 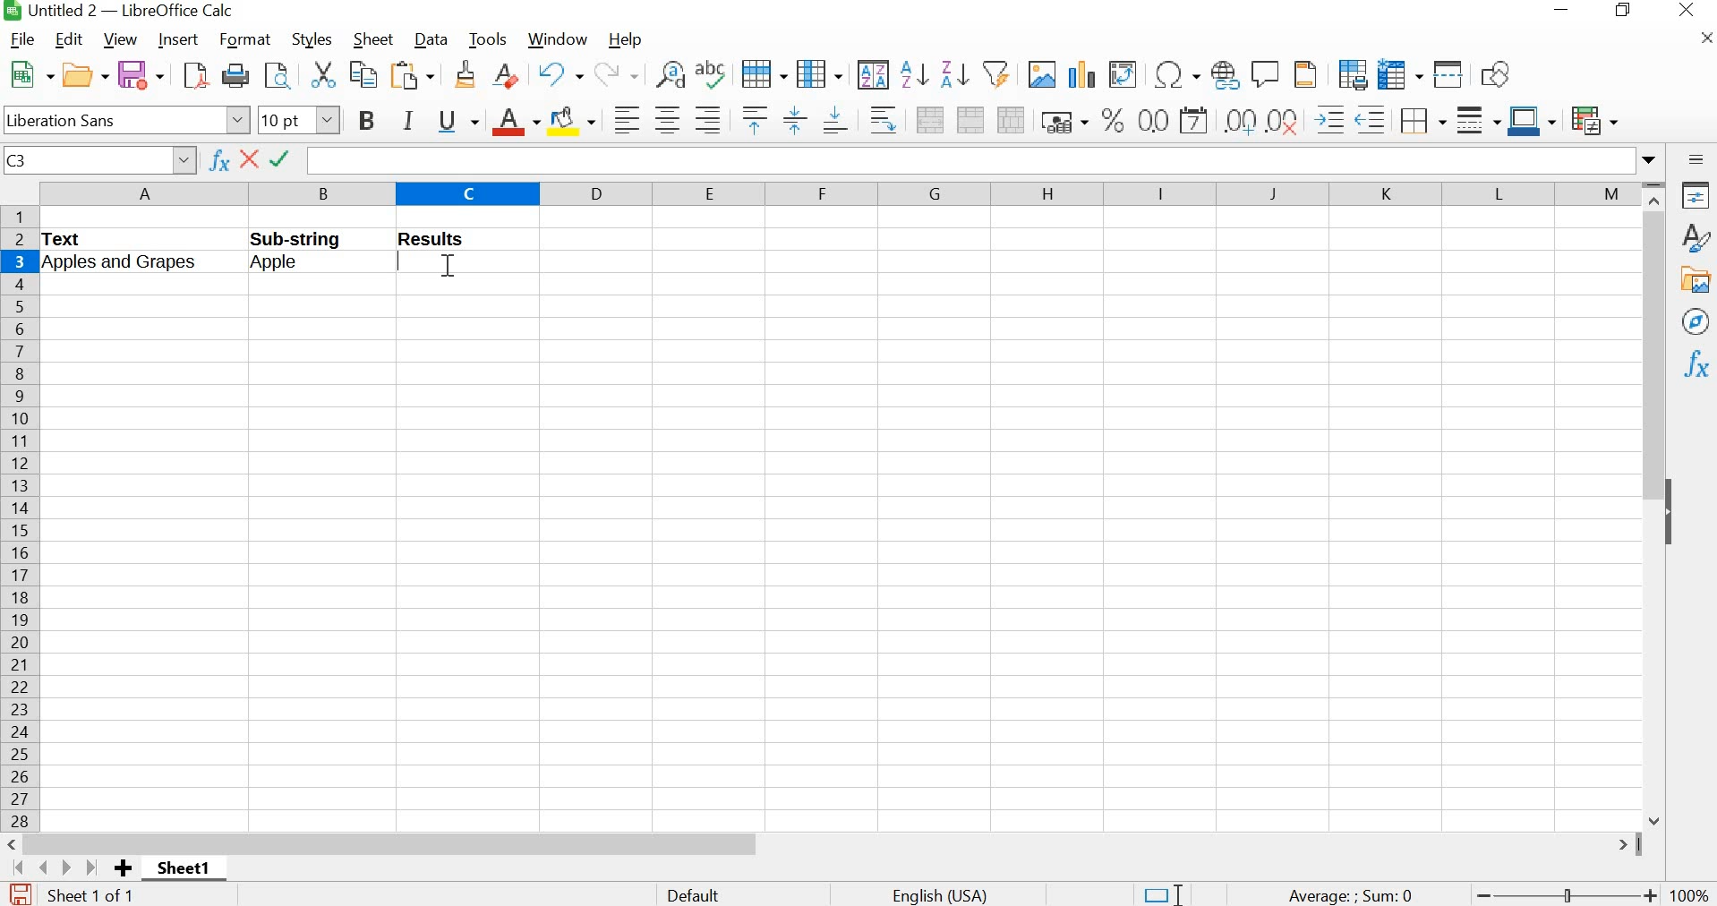 I want to click on minimize, so click(x=1564, y=11).